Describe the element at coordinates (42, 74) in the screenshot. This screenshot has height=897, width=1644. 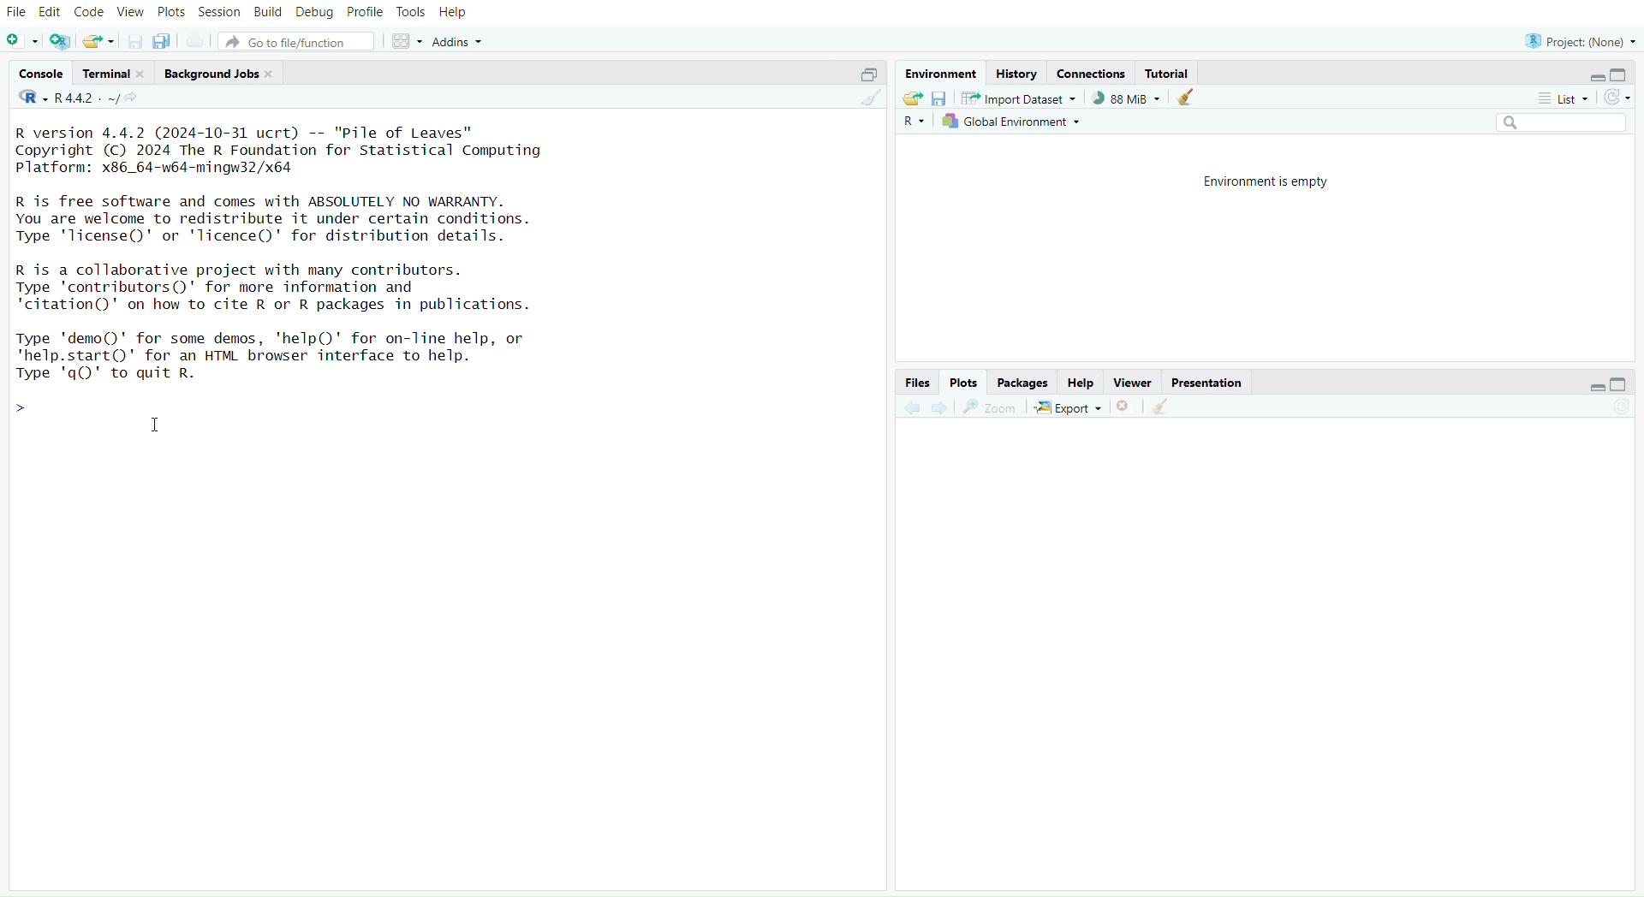
I see `console` at that location.